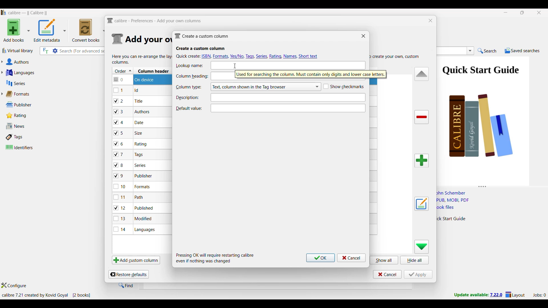  I want to click on Move row down, so click(422, 247).